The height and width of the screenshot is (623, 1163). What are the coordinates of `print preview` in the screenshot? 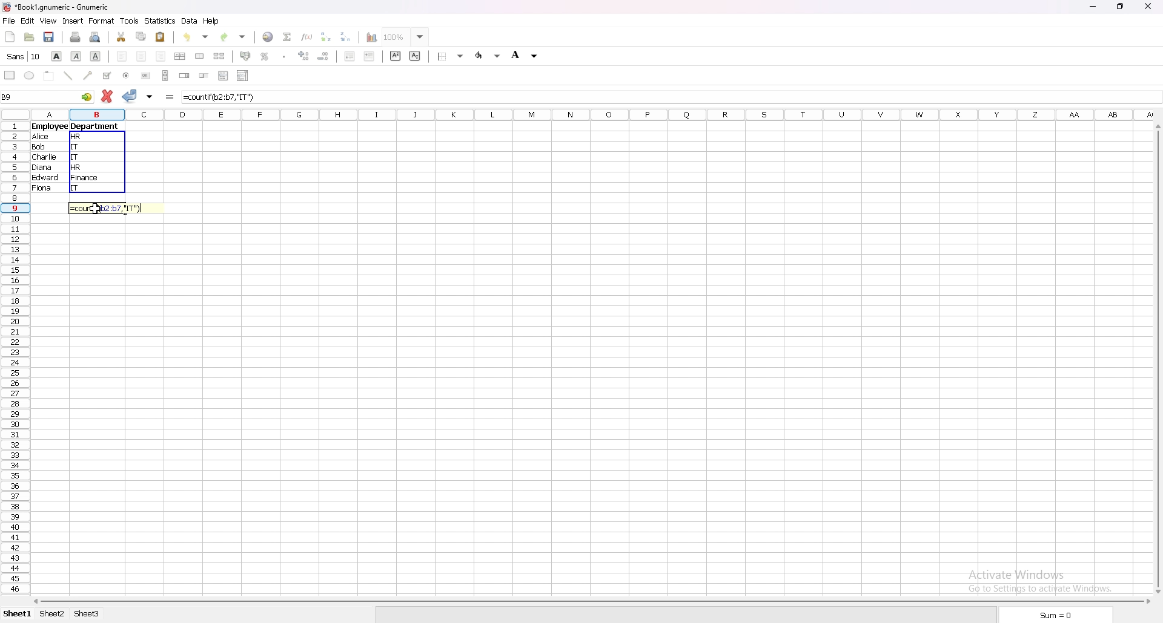 It's located at (96, 37).